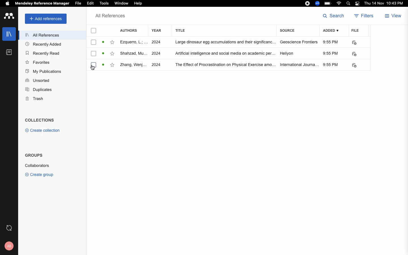 This screenshot has height=255, width=408. I want to click on File, so click(355, 30).